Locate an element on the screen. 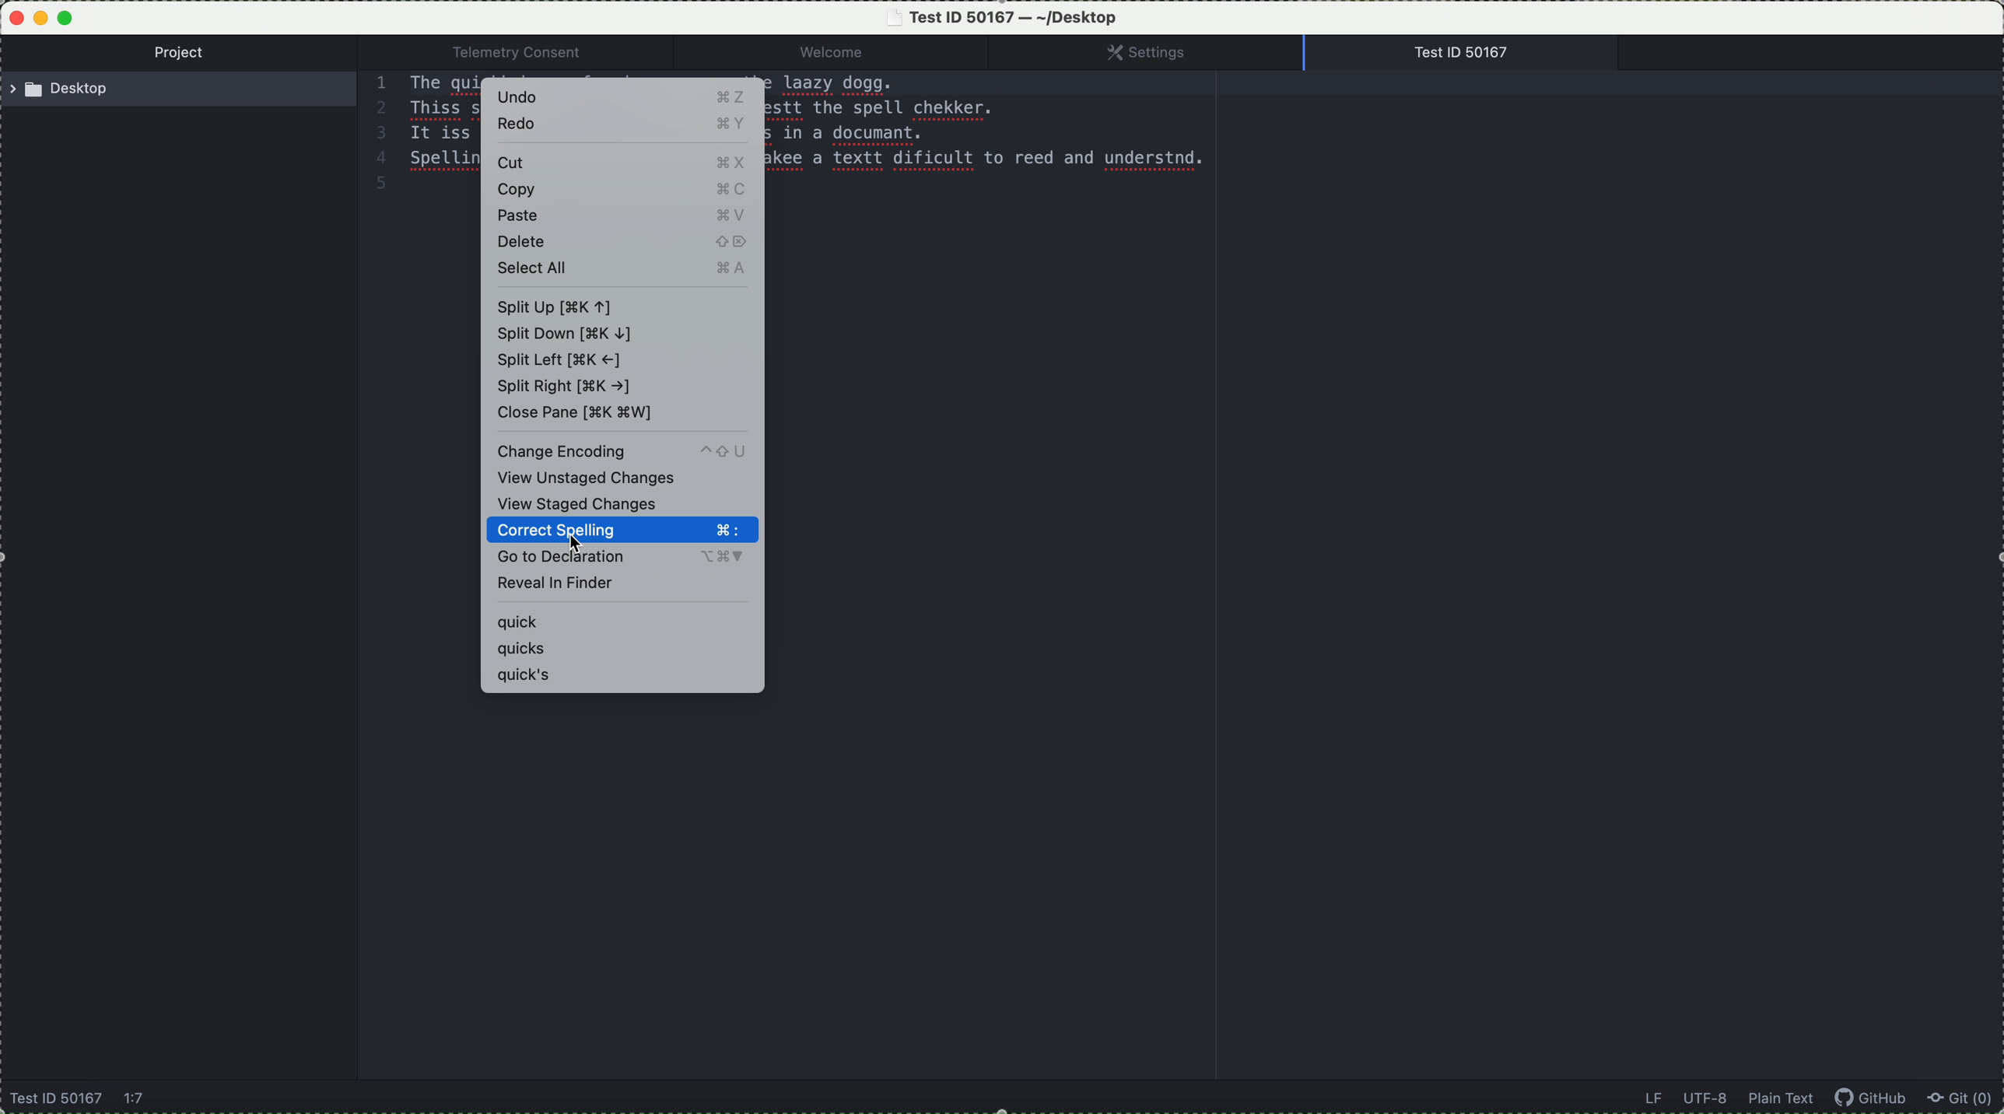 The height and width of the screenshot is (1114, 2004). close pane is located at coordinates (575, 414).